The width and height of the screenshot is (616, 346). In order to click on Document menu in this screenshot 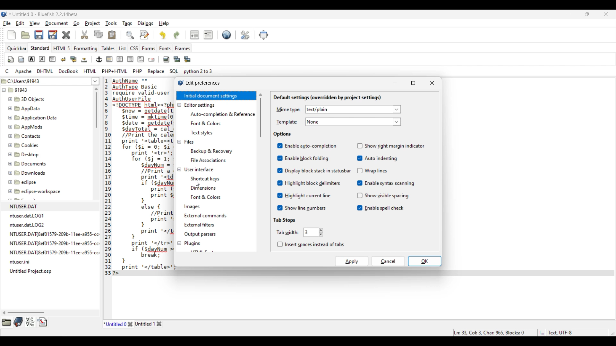, I will do `click(57, 23)`.